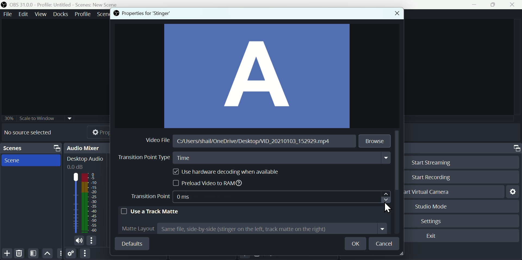 The image size is (522, 260). I want to click on O K, so click(357, 244).